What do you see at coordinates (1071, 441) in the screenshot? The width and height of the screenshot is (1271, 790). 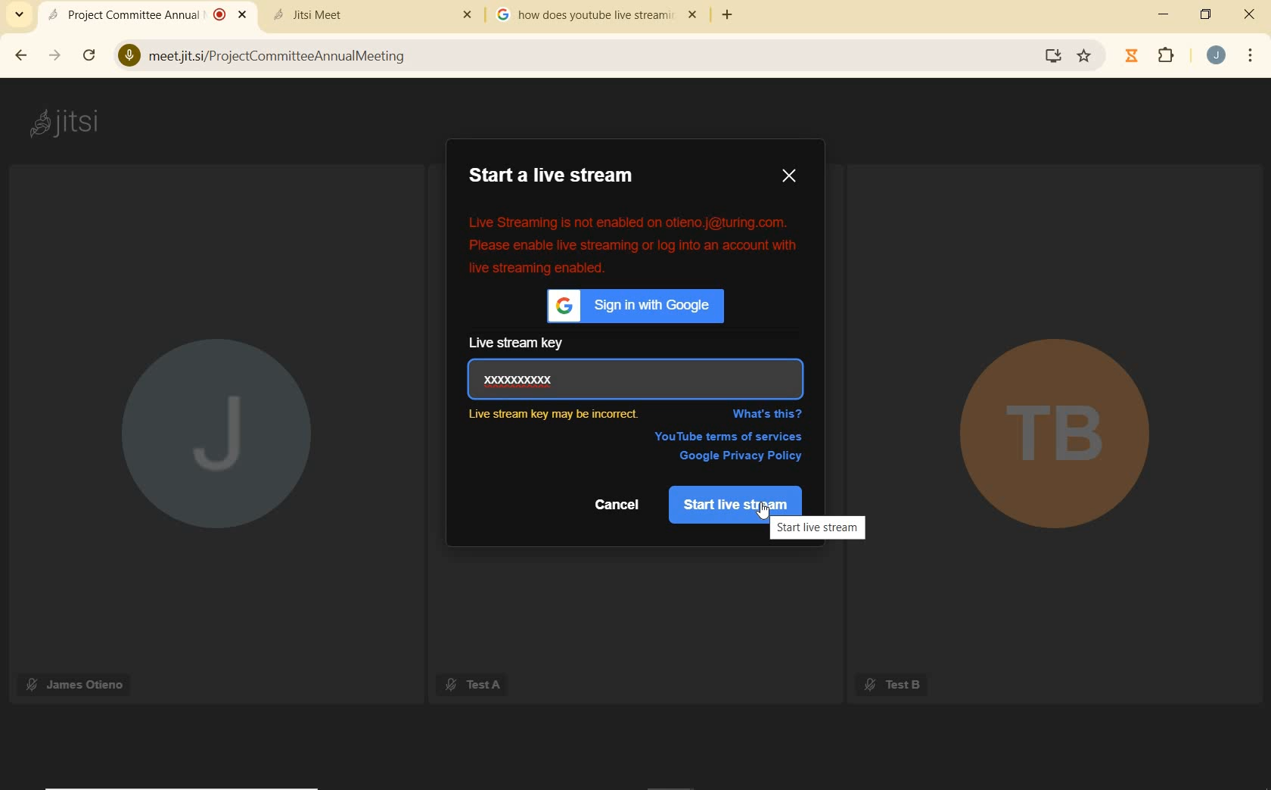 I see `TB` at bounding box center [1071, 441].